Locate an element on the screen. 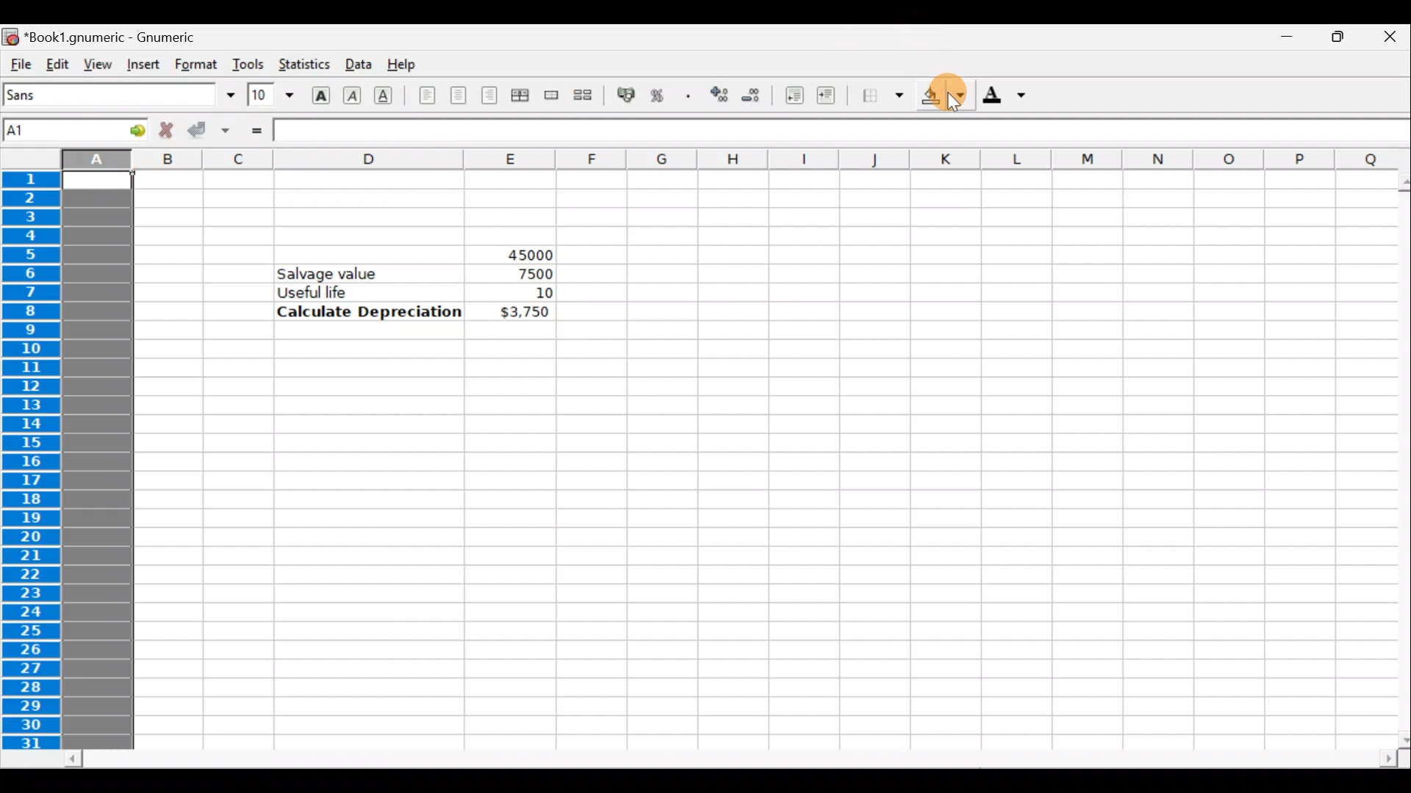  Minimize is located at coordinates (1279, 41).